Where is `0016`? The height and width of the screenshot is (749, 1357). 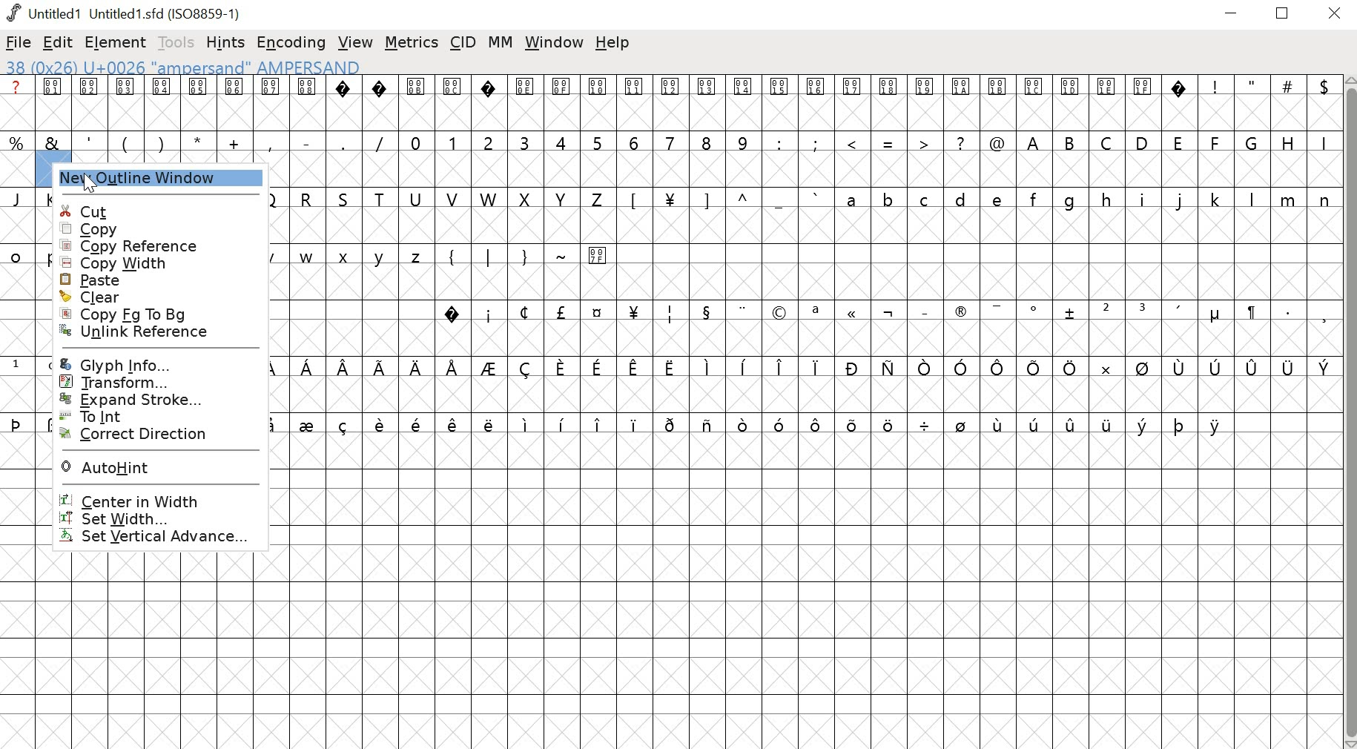 0016 is located at coordinates (816, 102).